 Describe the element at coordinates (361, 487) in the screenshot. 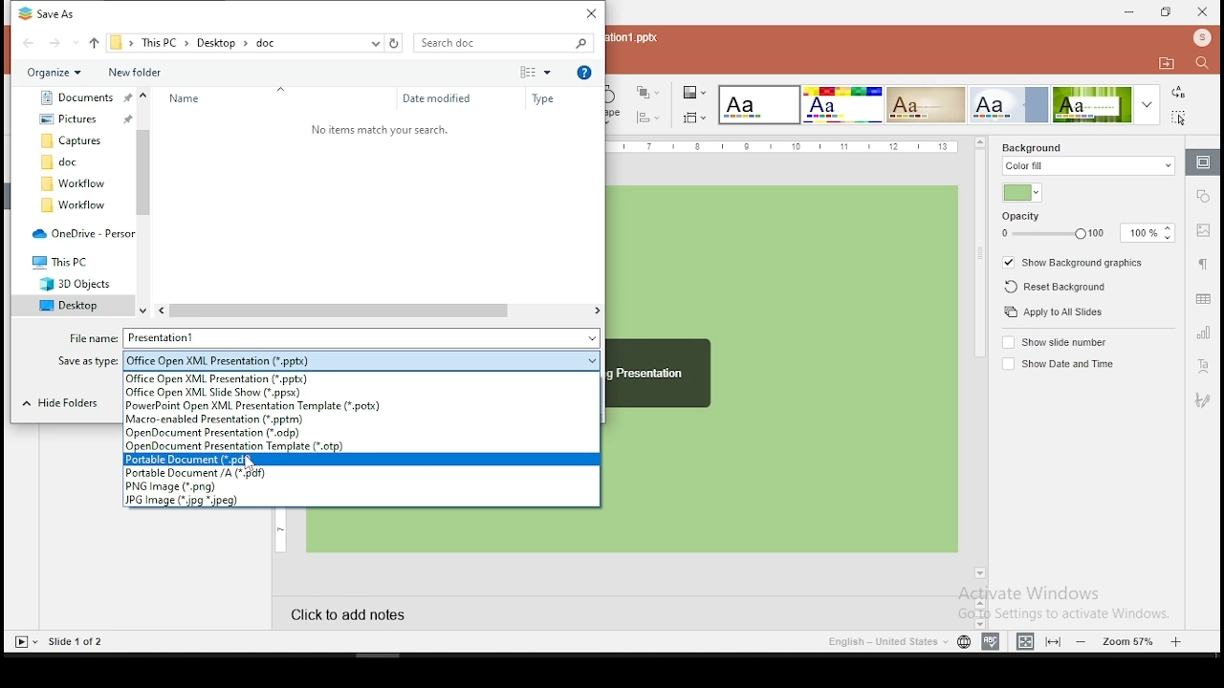

I see `png image` at that location.